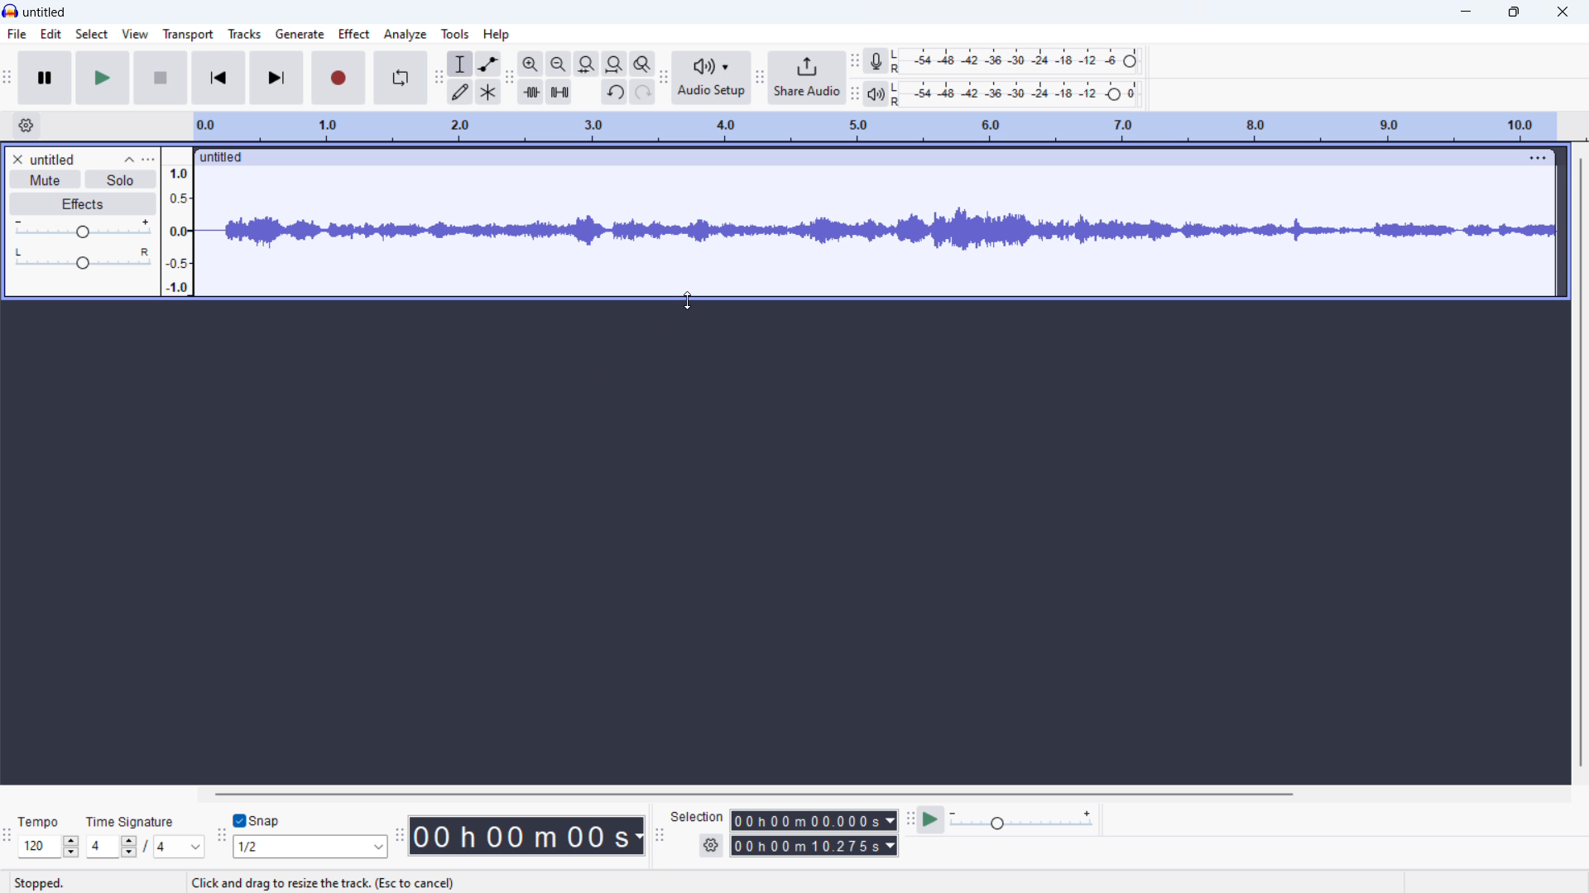 The height and width of the screenshot is (893, 1589). What do you see at coordinates (910, 819) in the screenshot?
I see `play at speed toolbar` at bounding box center [910, 819].